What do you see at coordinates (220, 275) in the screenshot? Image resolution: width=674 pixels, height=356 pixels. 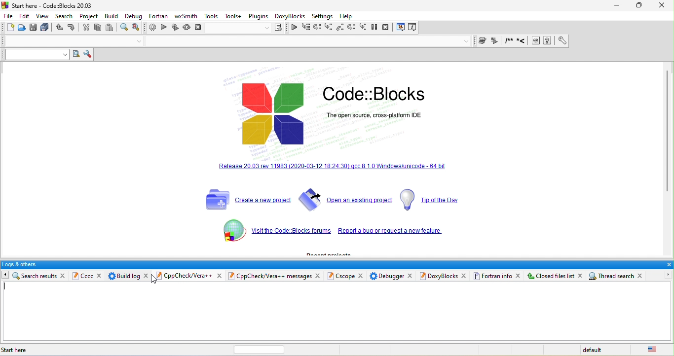 I see `close` at bounding box center [220, 275].